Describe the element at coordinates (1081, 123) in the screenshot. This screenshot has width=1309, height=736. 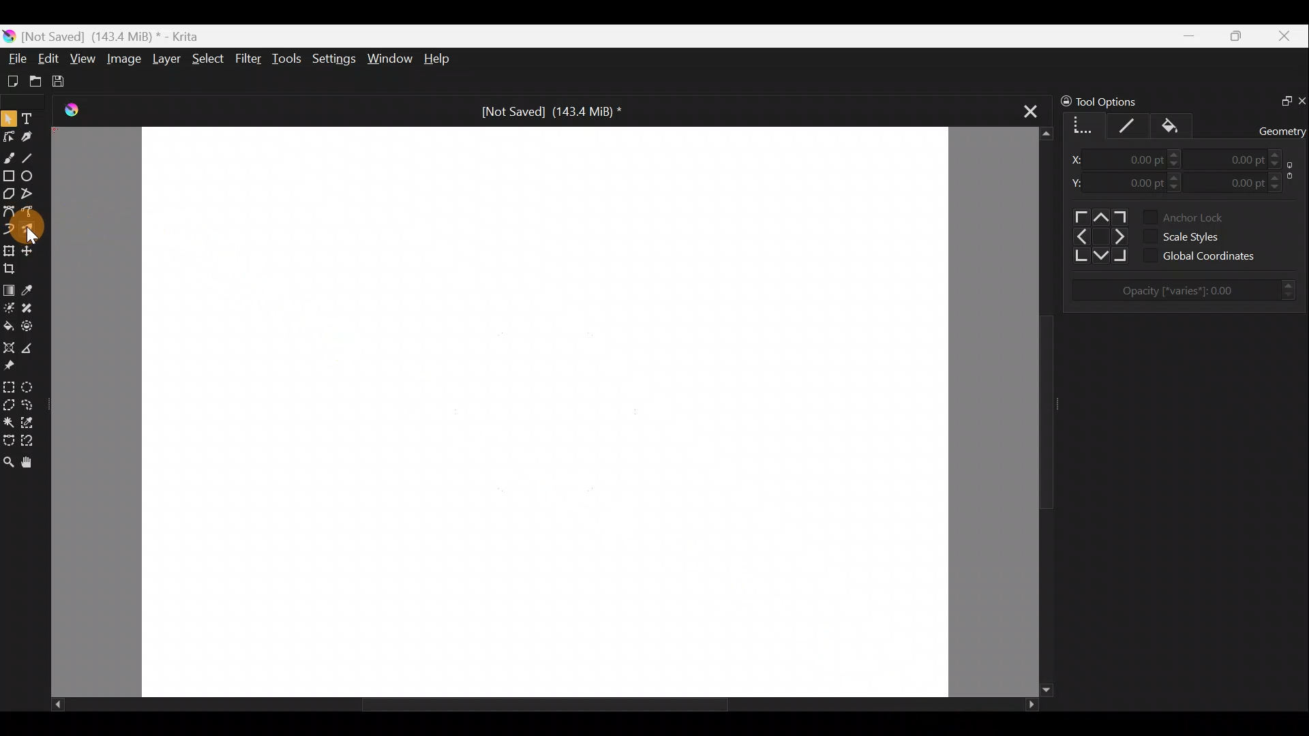
I see `Geometry` at that location.